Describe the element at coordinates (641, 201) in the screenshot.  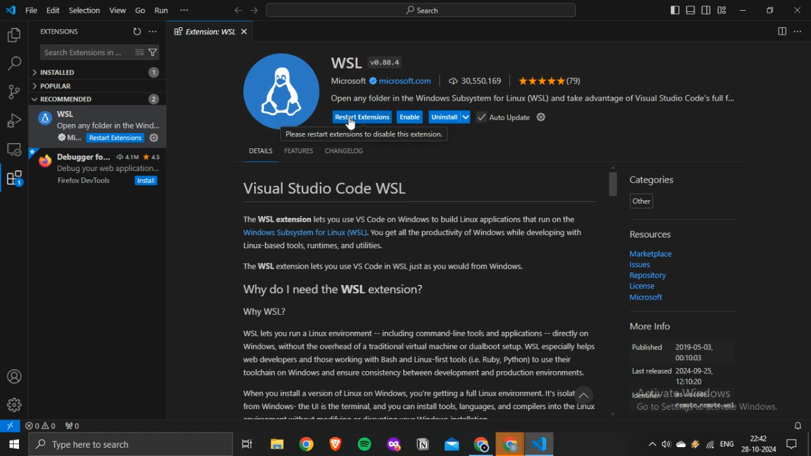
I see `Other` at that location.